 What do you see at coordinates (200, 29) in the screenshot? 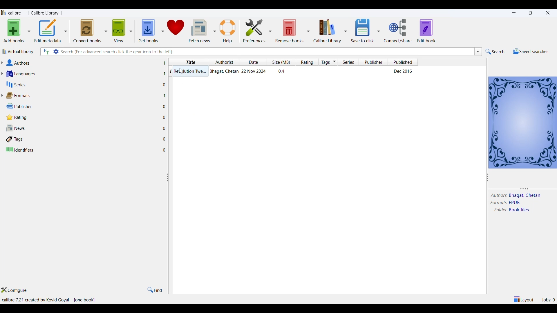
I see `fetch news` at bounding box center [200, 29].